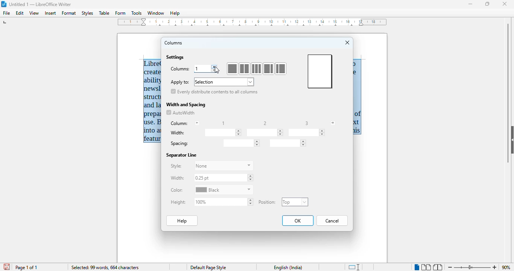 The width and height of the screenshot is (514, 271). What do you see at coordinates (223, 178) in the screenshot?
I see `0.25 pt` at bounding box center [223, 178].